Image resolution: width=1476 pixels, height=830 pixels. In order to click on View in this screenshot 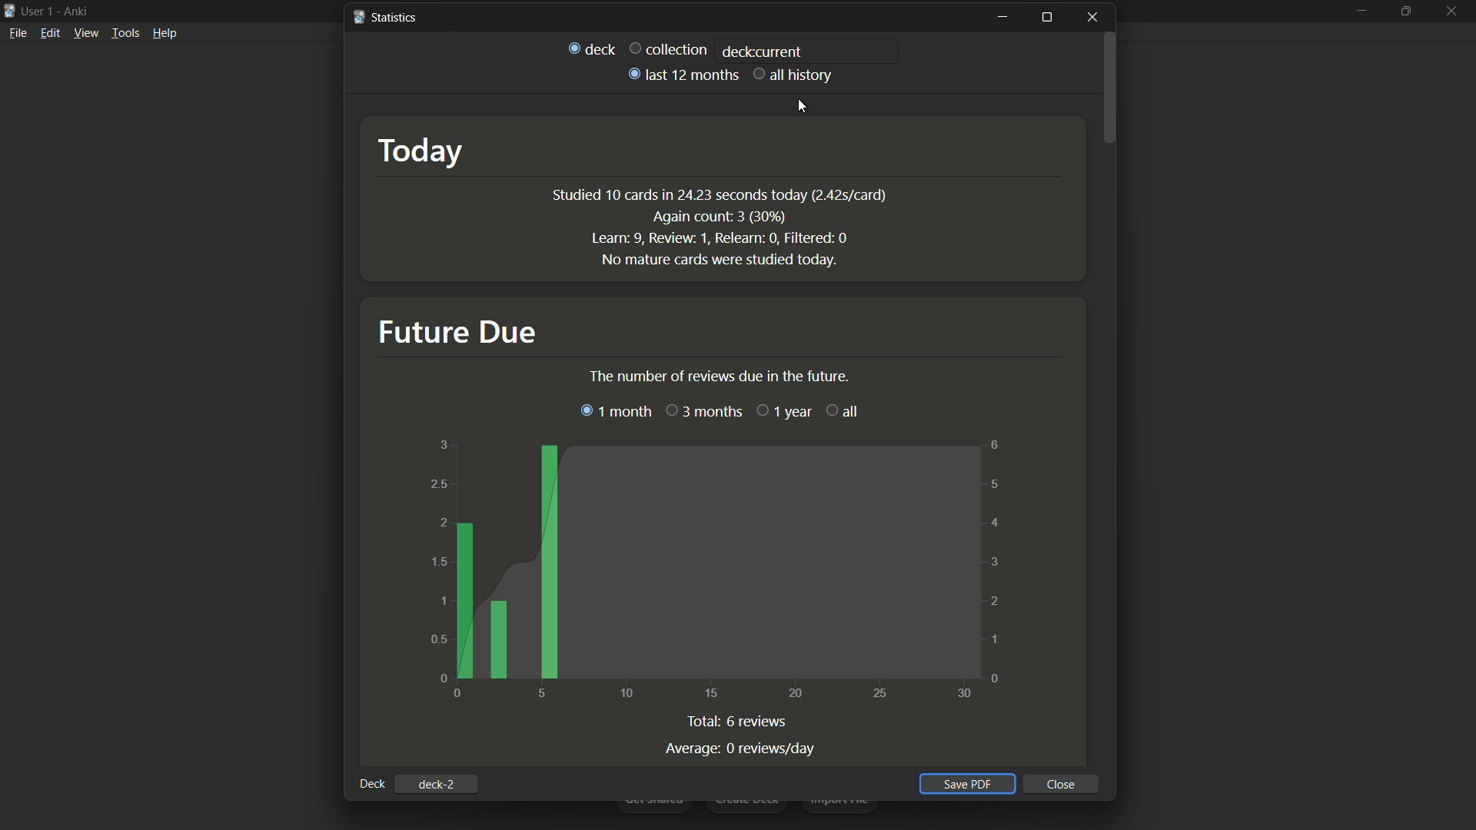, I will do `click(86, 36)`.